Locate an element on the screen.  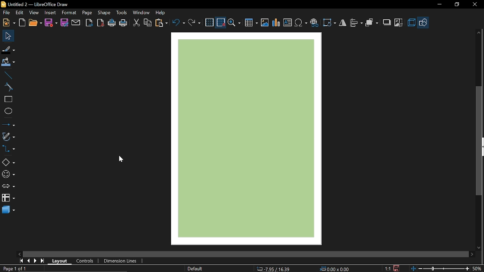
Dimension lines is located at coordinates (119, 260).